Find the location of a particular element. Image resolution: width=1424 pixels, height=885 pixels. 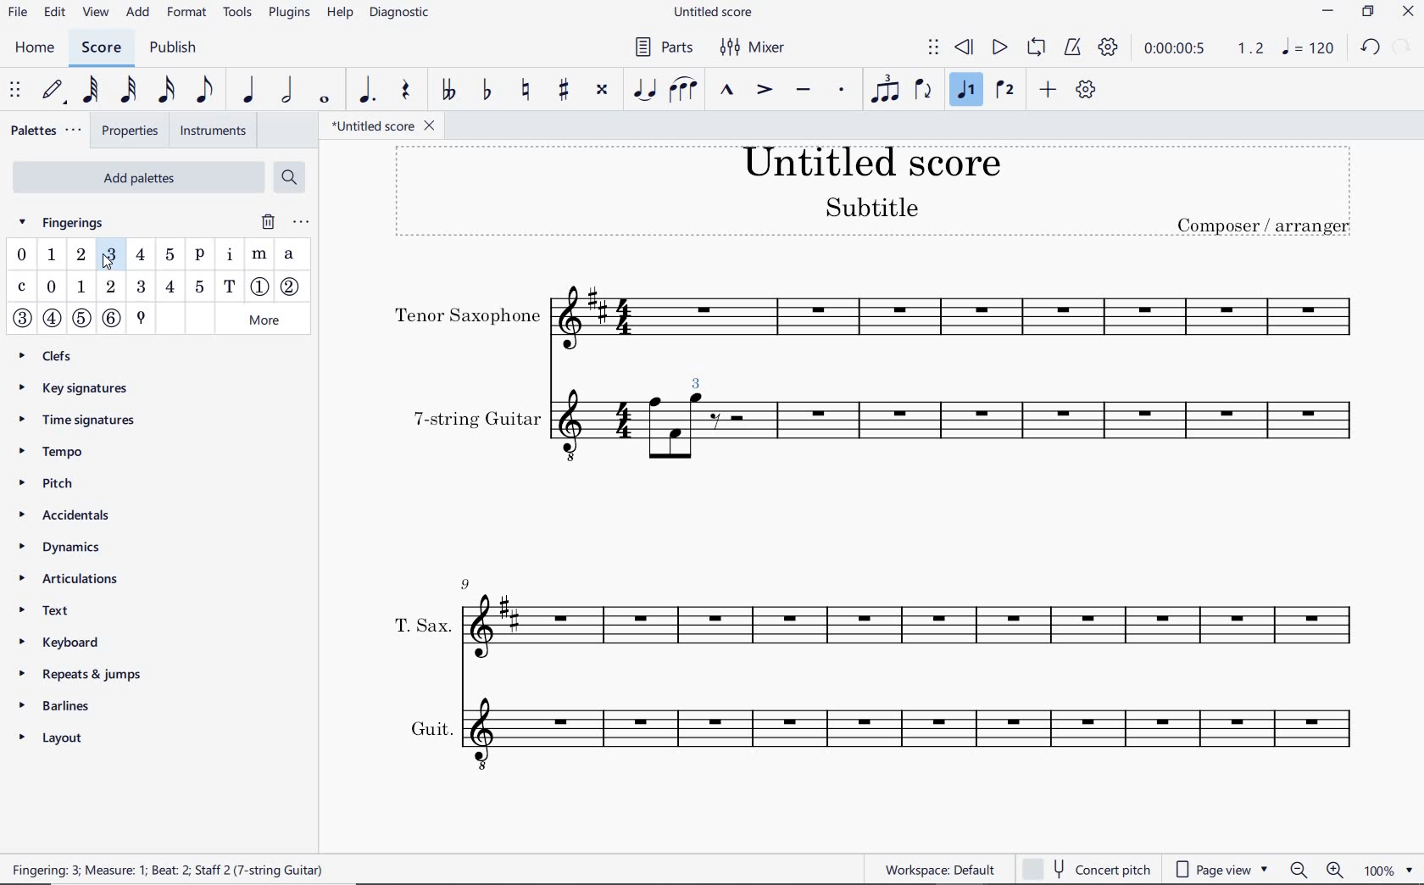

INSTRUMENT: 7-STRING GUITAR is located at coordinates (1042, 429).